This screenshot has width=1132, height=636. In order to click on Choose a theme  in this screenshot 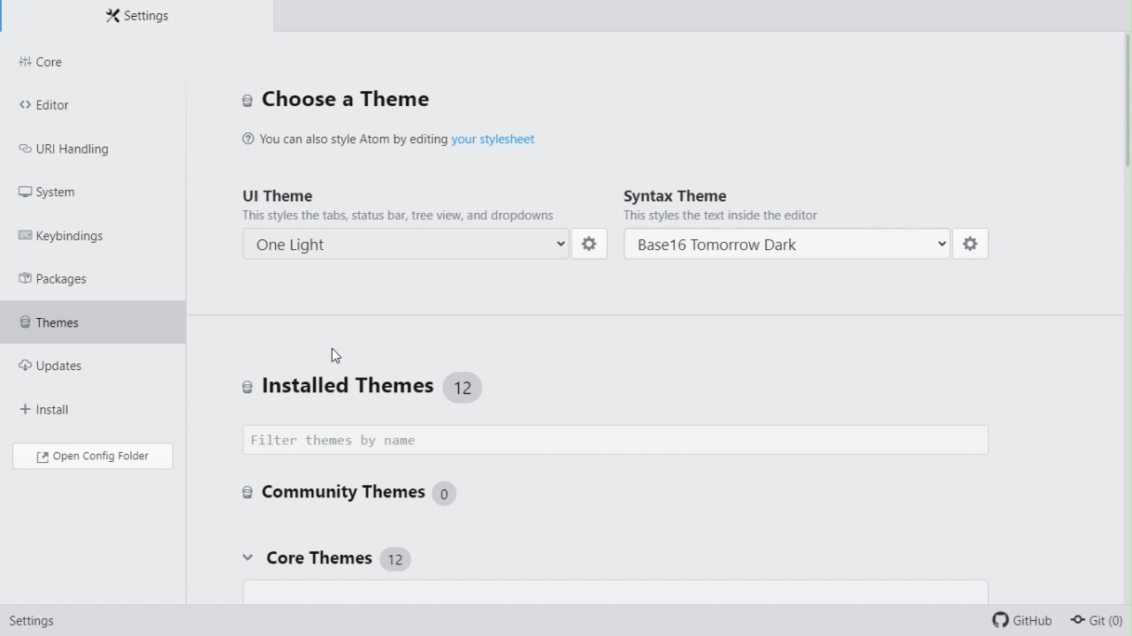, I will do `click(381, 97)`.